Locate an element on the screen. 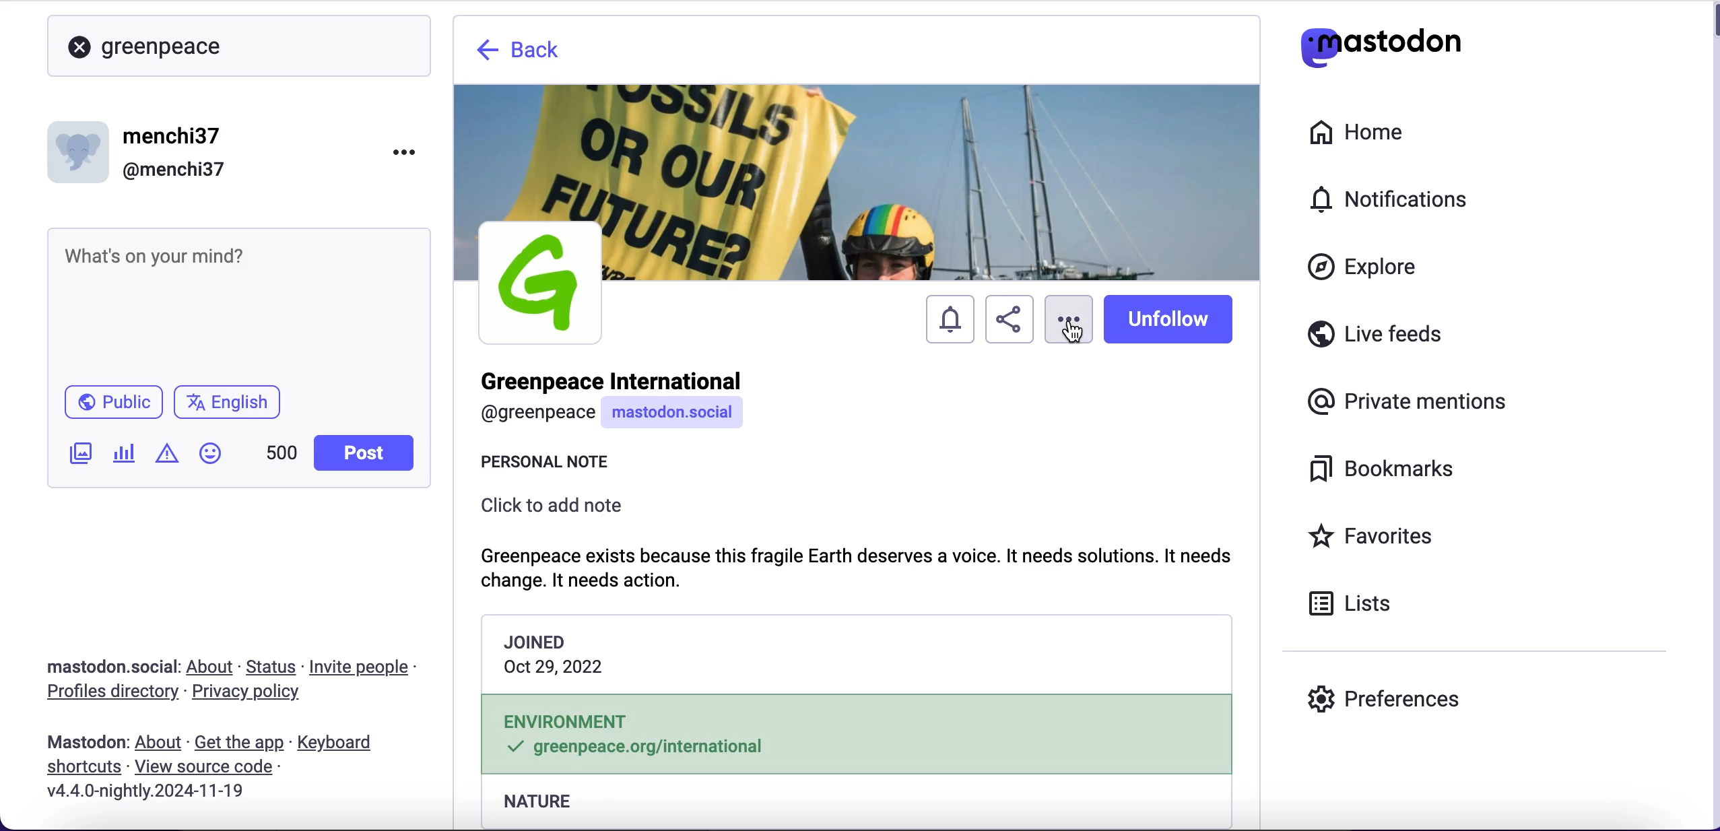 This screenshot has height=831, width=1720. explore is located at coordinates (1375, 268).